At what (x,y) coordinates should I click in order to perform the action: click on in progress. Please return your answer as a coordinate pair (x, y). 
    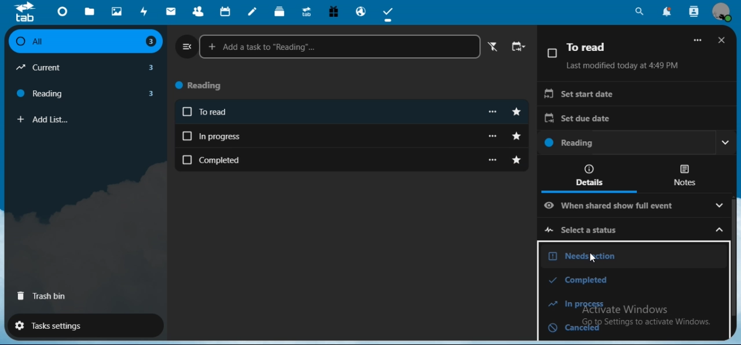
    Looking at the image, I should click on (339, 136).